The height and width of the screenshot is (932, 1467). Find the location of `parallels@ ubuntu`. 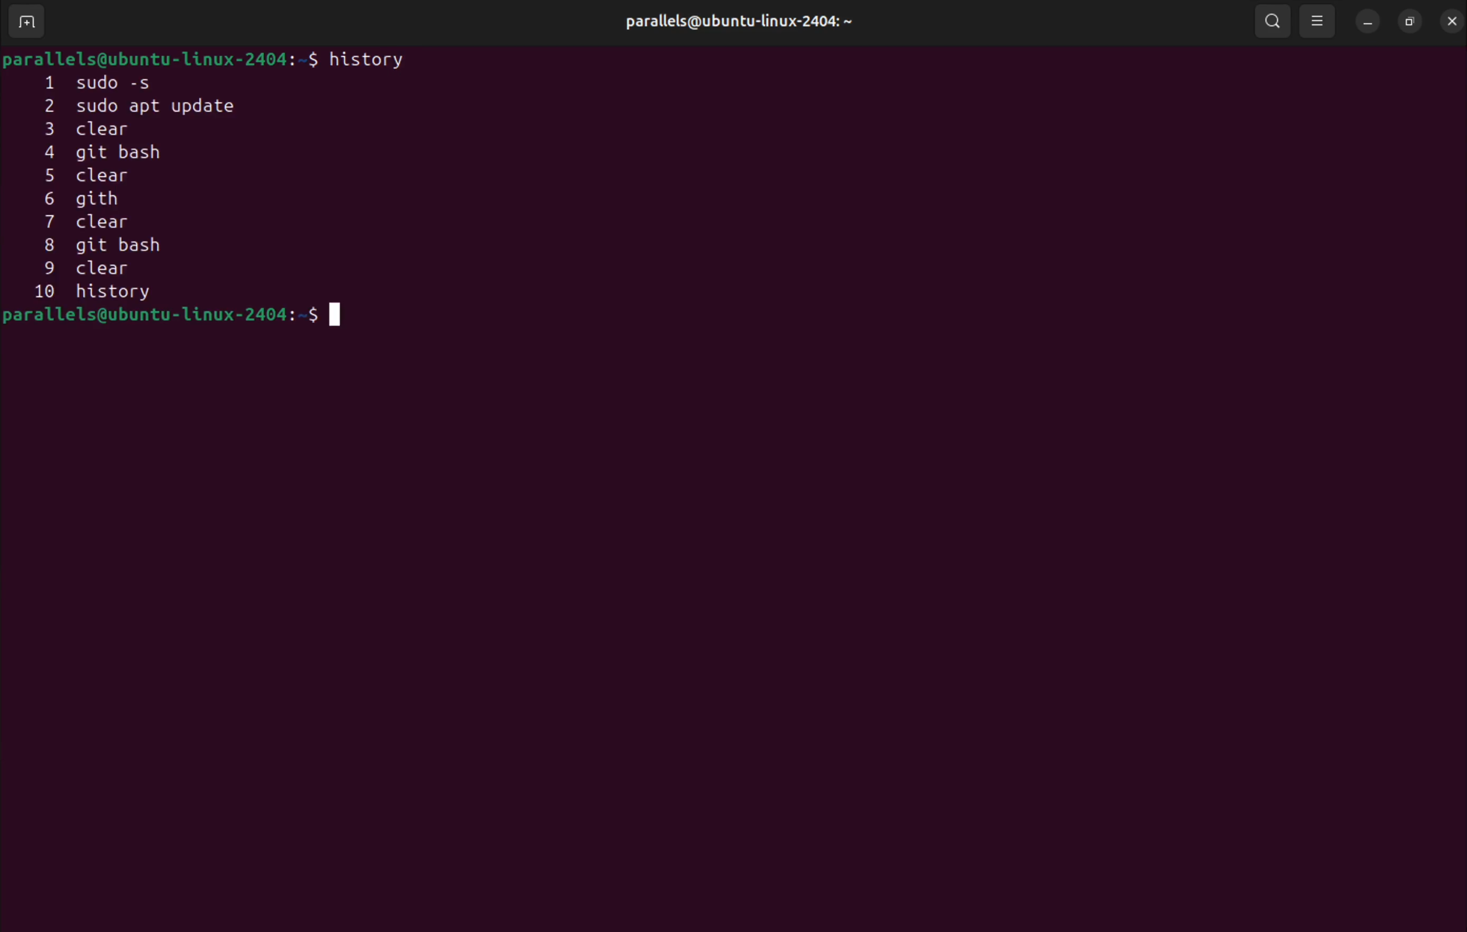

parallels@ ubuntu is located at coordinates (735, 19).